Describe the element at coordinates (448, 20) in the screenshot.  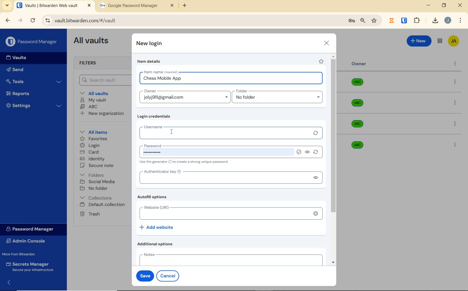
I see `Account` at that location.